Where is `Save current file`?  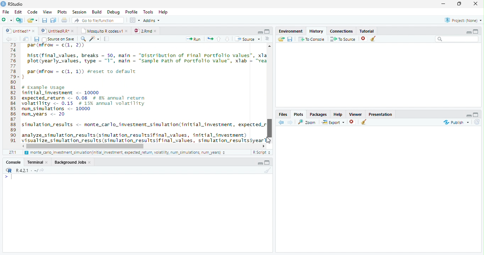
Save current file is located at coordinates (44, 20).